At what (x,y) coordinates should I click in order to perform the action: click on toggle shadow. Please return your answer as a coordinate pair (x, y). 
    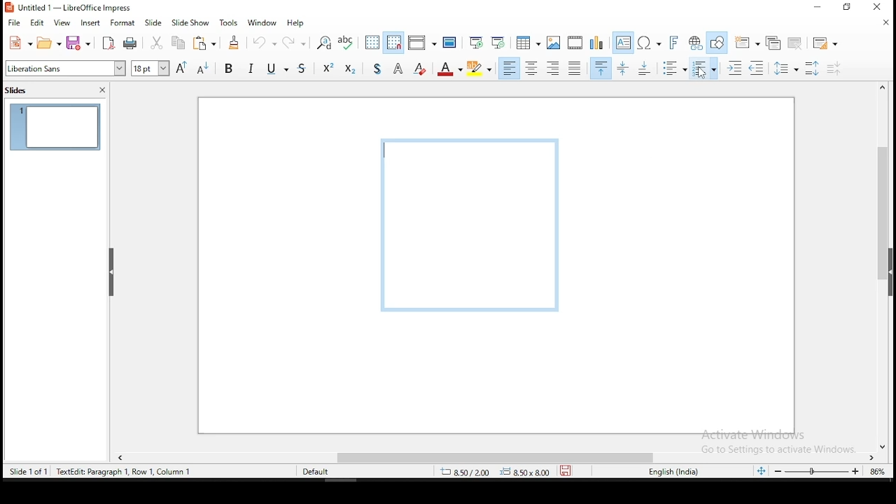
    Looking at the image, I should click on (380, 69).